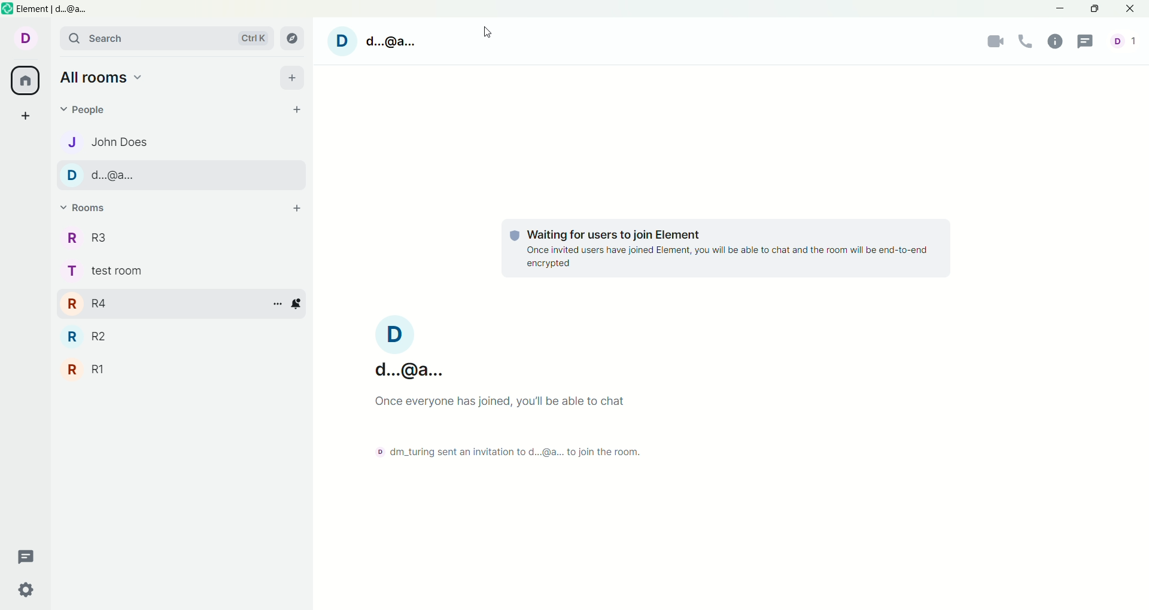 This screenshot has width=1149, height=610. What do you see at coordinates (181, 368) in the screenshot?
I see `R1 room` at bounding box center [181, 368].